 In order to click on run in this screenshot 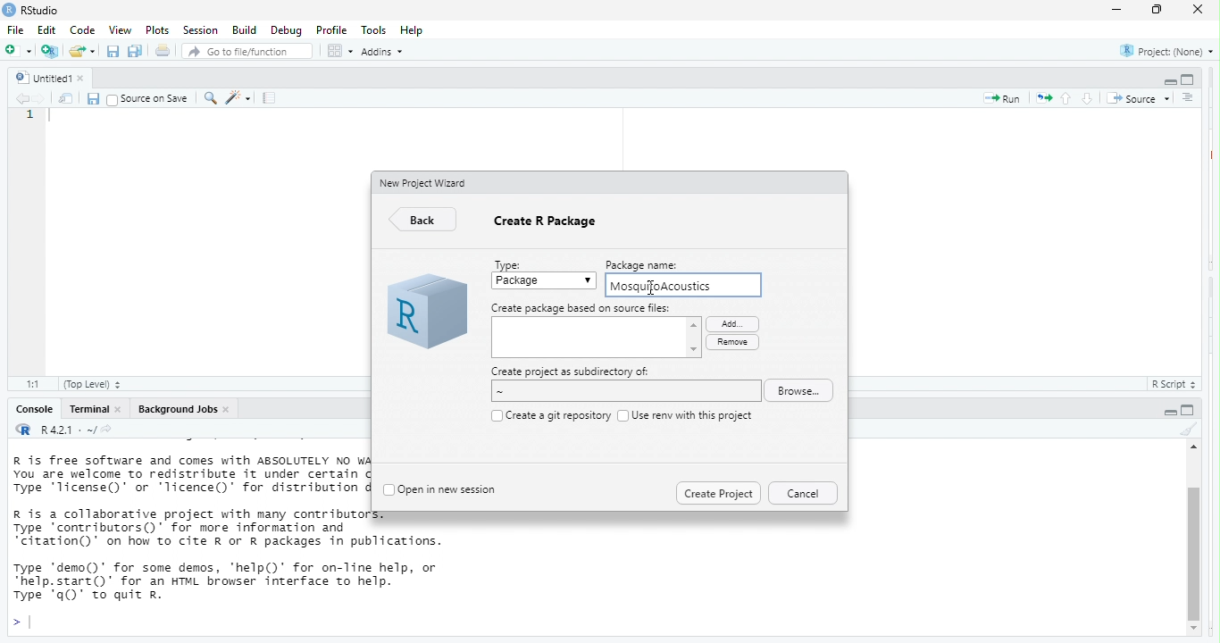, I will do `click(999, 100)`.